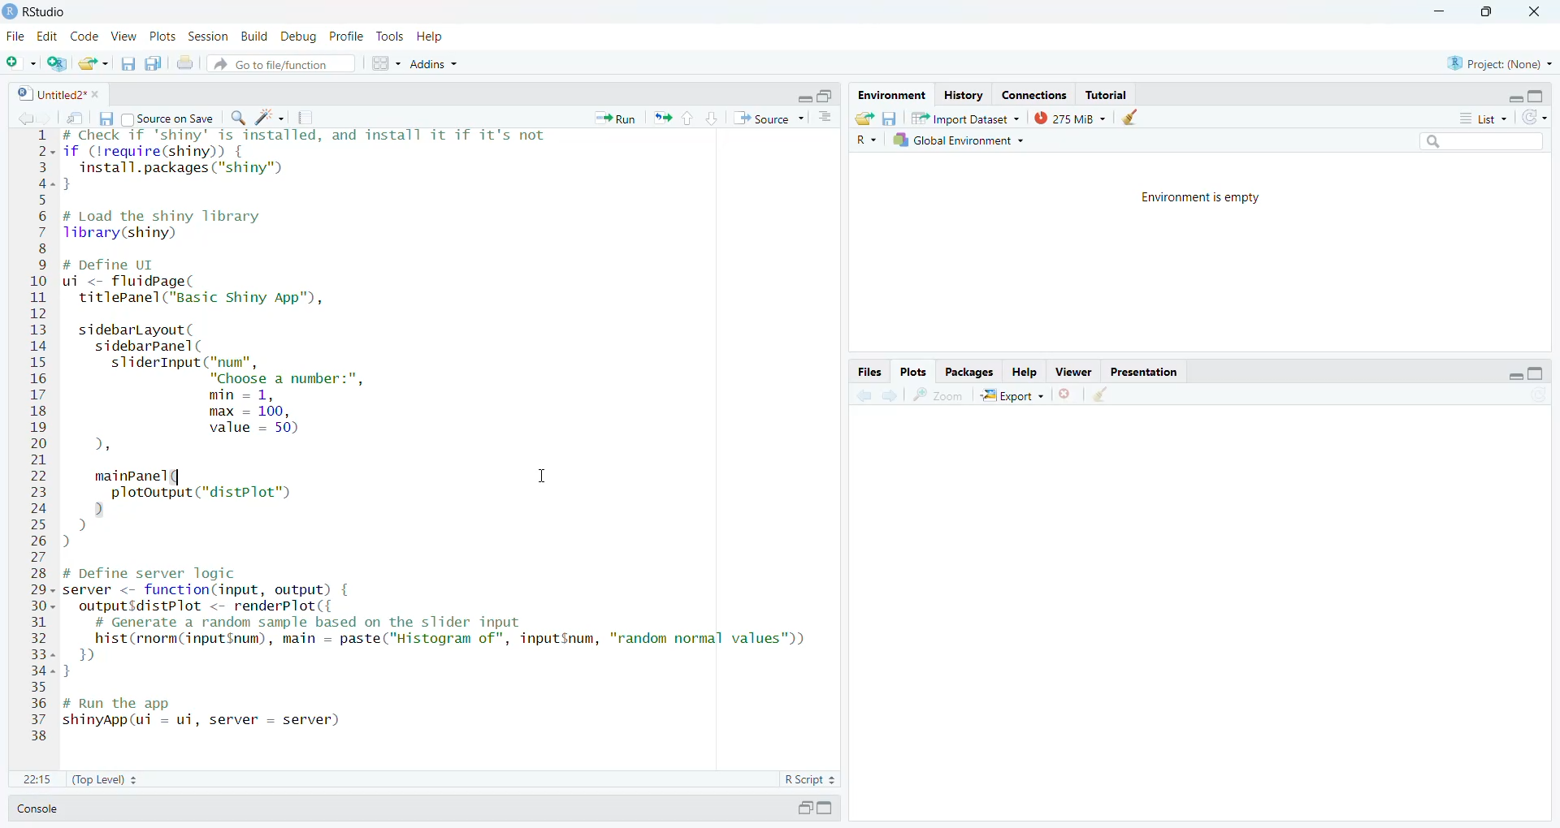 The height and width of the screenshot is (828, 1560). What do you see at coordinates (1535, 116) in the screenshot?
I see `refresh` at bounding box center [1535, 116].